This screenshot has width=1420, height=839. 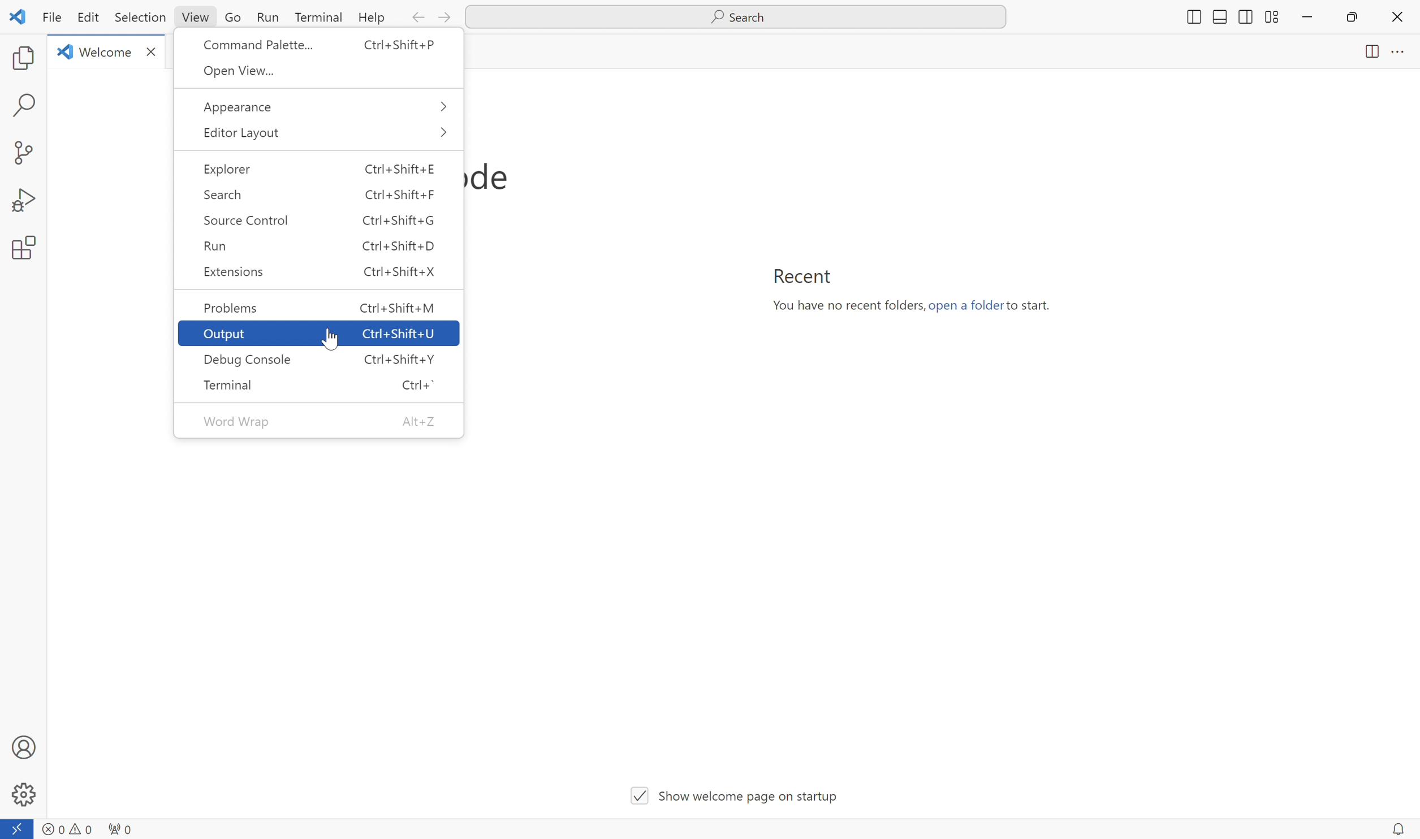 I want to click on debug console, so click(x=318, y=359).